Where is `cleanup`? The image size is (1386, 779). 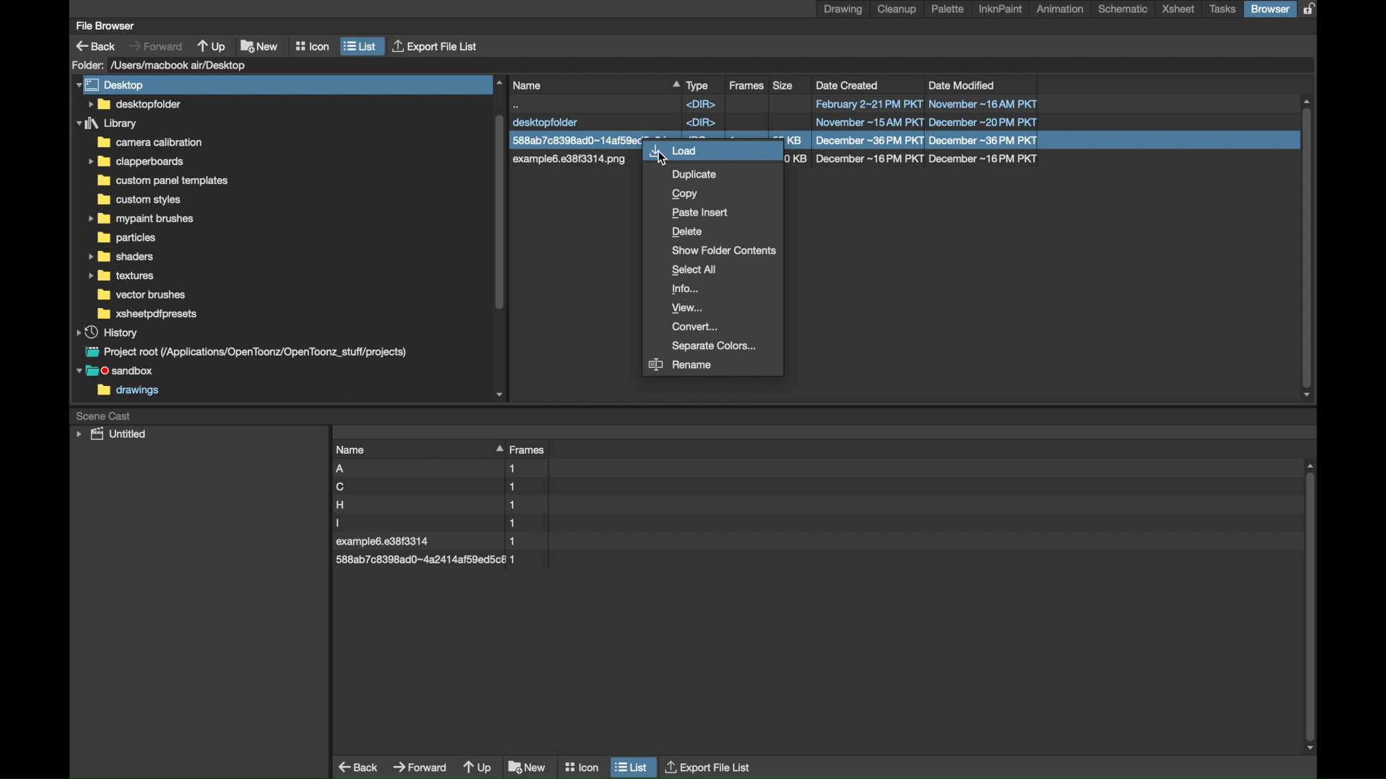
cleanup is located at coordinates (899, 9).